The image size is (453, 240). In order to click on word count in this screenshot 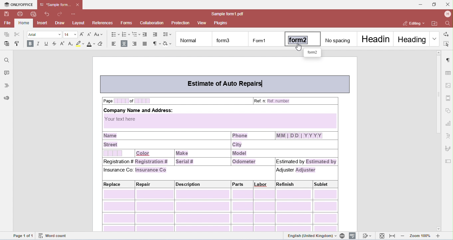, I will do `click(54, 236)`.